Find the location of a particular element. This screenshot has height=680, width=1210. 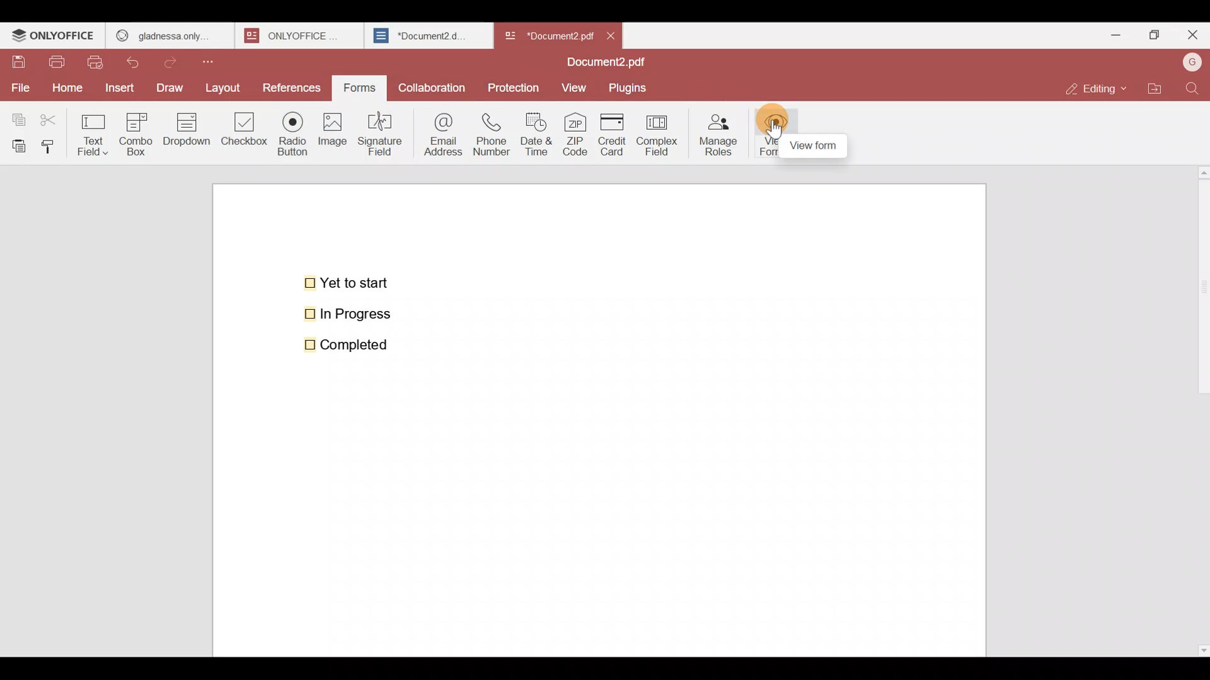

Complex field is located at coordinates (655, 136).